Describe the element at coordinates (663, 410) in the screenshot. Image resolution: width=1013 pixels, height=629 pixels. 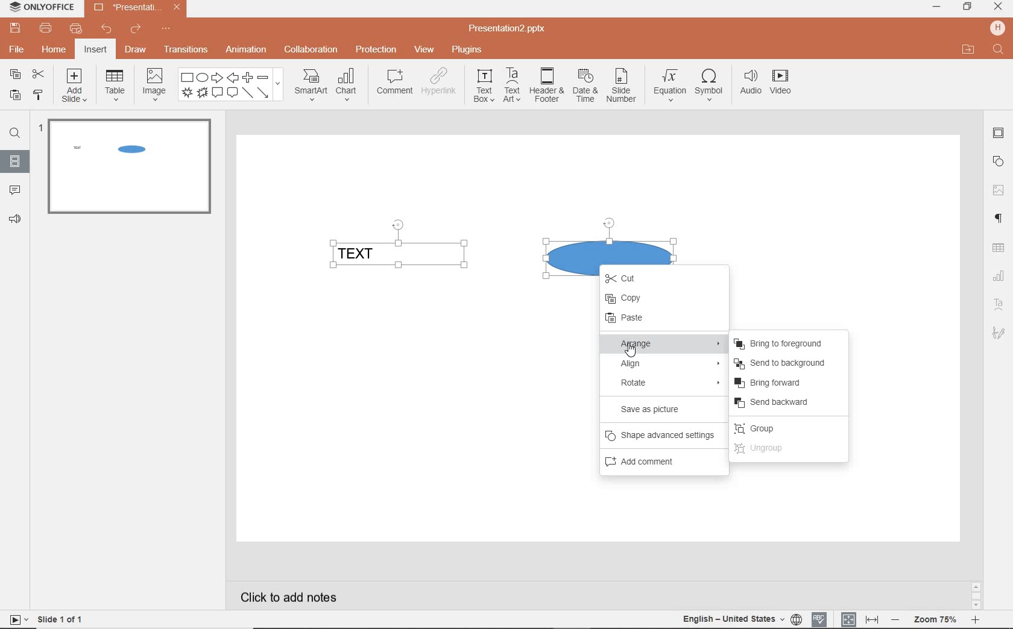
I see `SAVE AS PICTURE` at that location.